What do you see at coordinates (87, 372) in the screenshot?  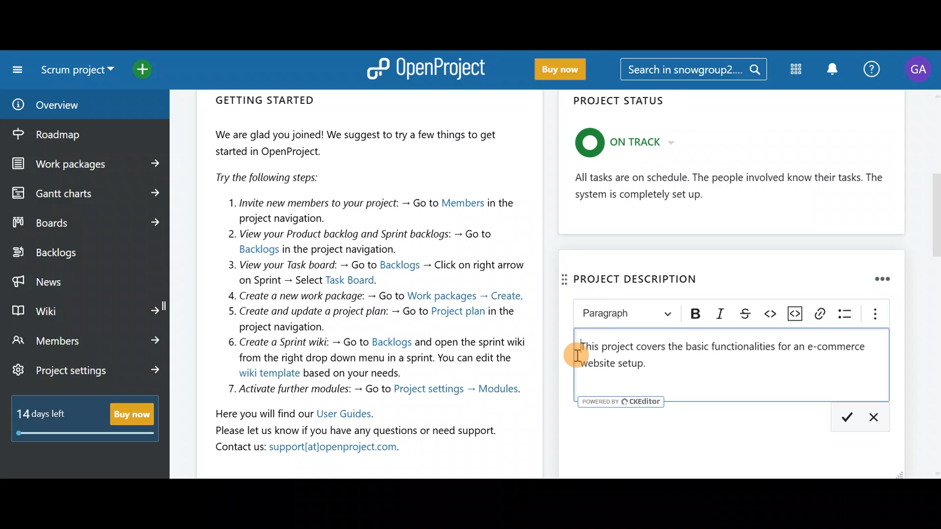 I see `Project settings` at bounding box center [87, 372].